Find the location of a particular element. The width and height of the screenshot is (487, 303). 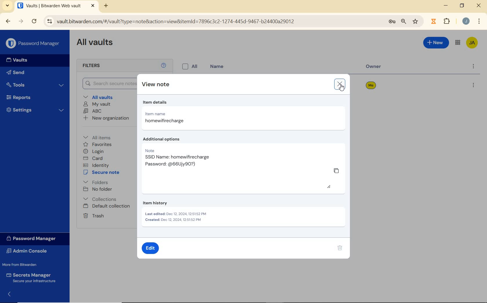

Item history is located at coordinates (244, 213).